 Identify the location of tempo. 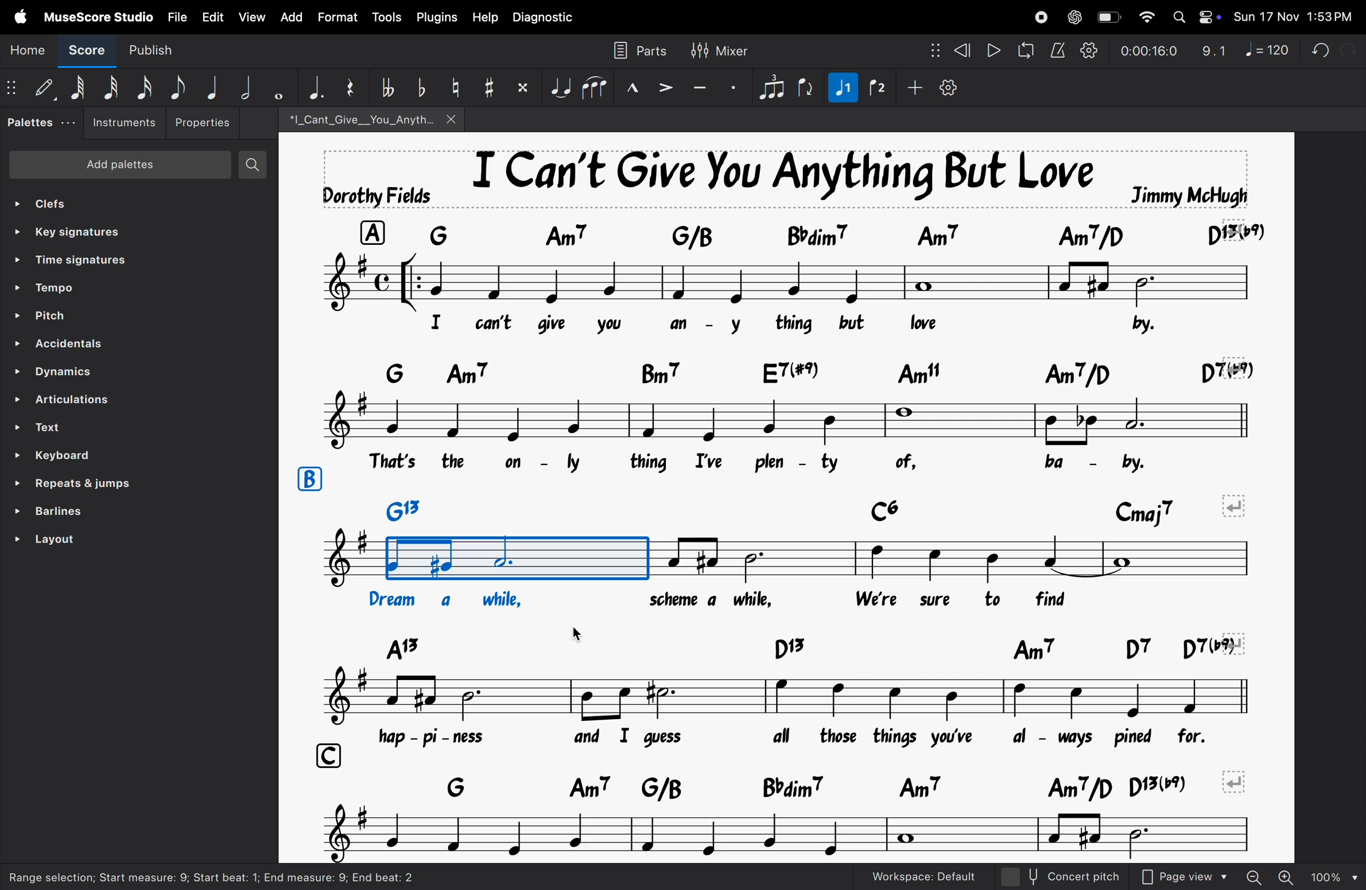
(51, 289).